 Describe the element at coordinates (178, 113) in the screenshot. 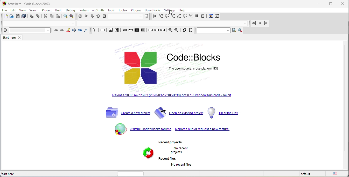

I see `open an existing project` at that location.